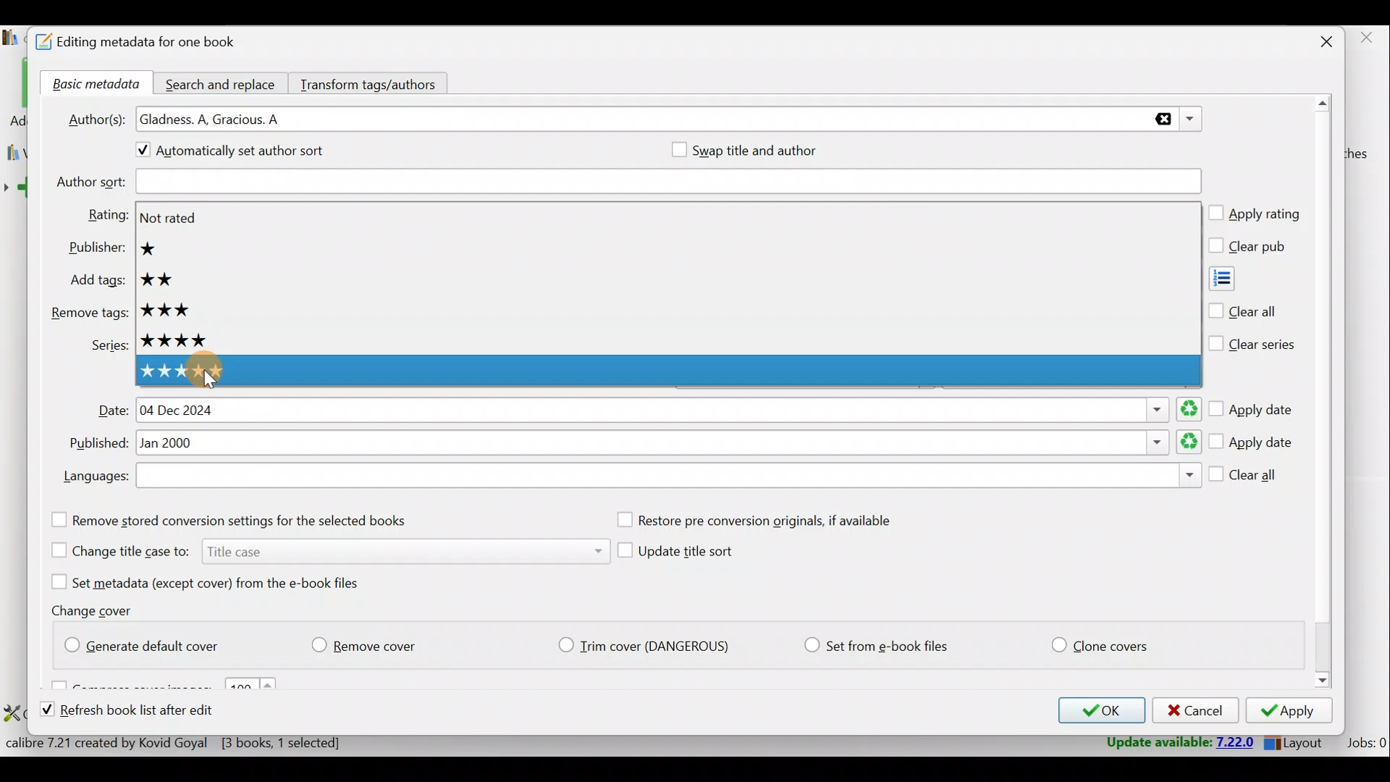 This screenshot has height=782, width=1390. Describe the element at coordinates (1235, 279) in the screenshot. I see `Add tags` at that location.